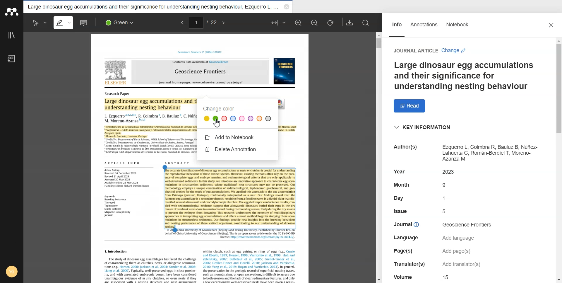 This screenshot has height=283, width=562. I want to click on Info, so click(397, 28).